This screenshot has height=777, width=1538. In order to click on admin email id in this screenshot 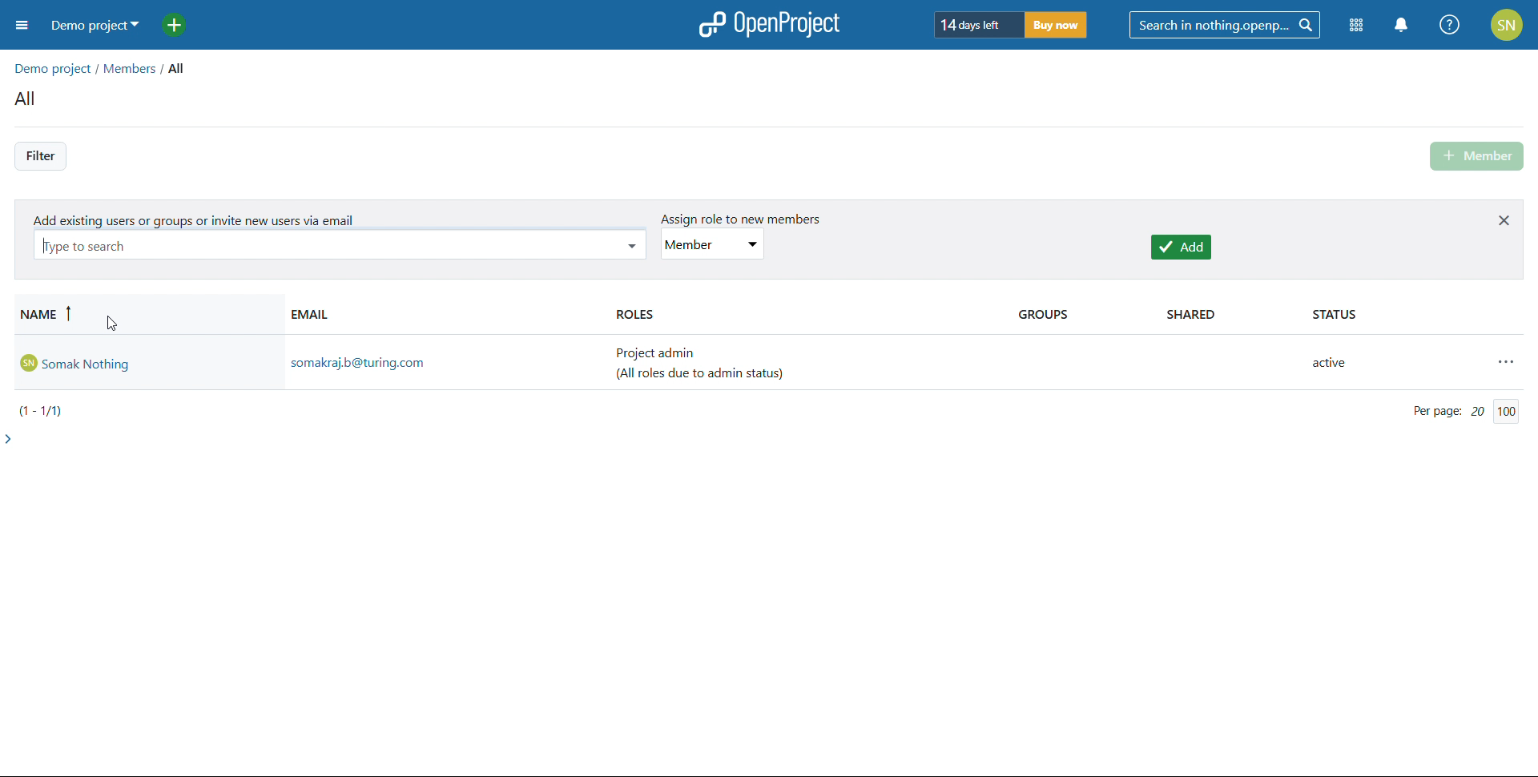, I will do `click(445, 364)`.